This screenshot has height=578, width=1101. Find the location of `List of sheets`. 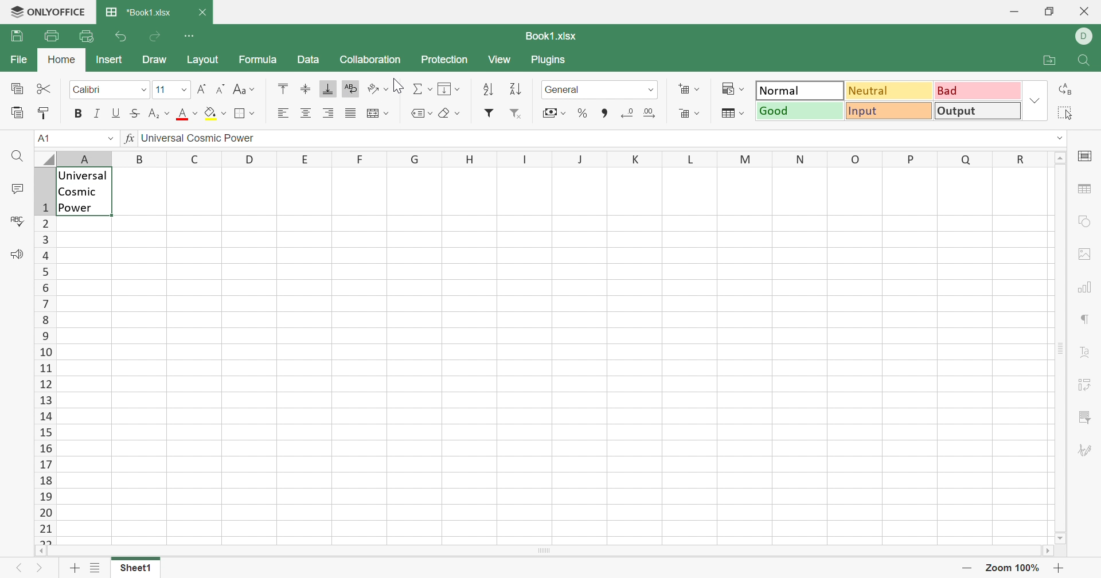

List of sheets is located at coordinates (97, 568).